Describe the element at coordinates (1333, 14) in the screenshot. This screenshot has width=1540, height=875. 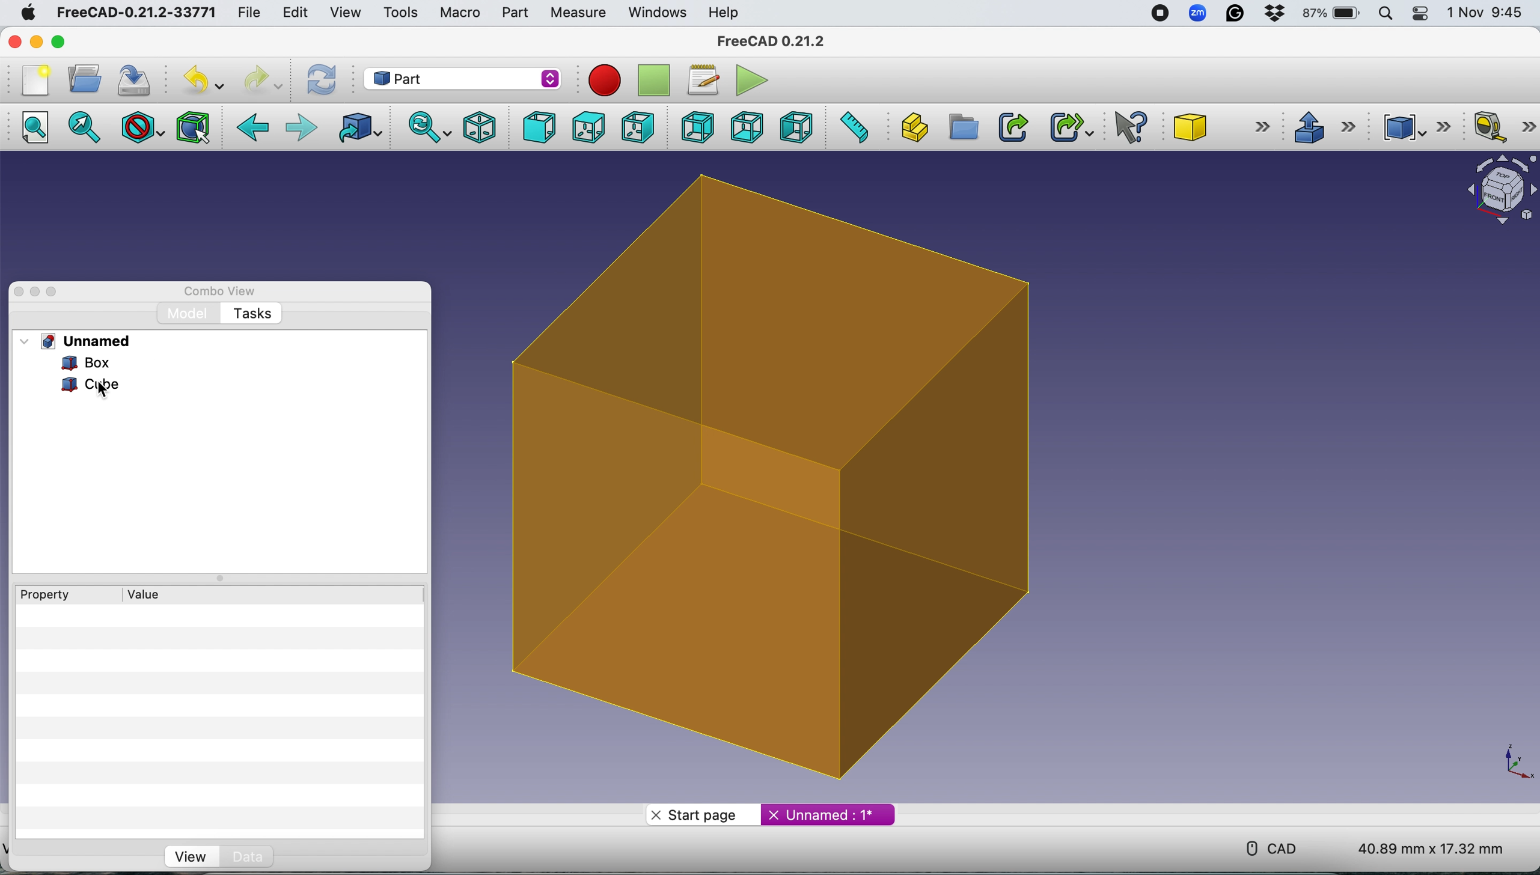
I see `87% battery` at that location.